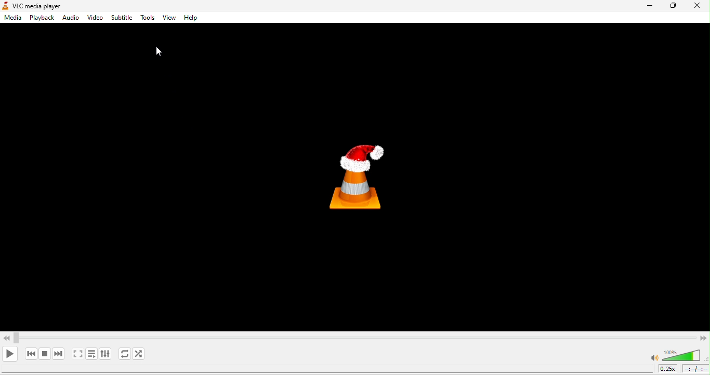 This screenshot has width=710, height=375. What do you see at coordinates (45, 353) in the screenshot?
I see `stop playback` at bounding box center [45, 353].